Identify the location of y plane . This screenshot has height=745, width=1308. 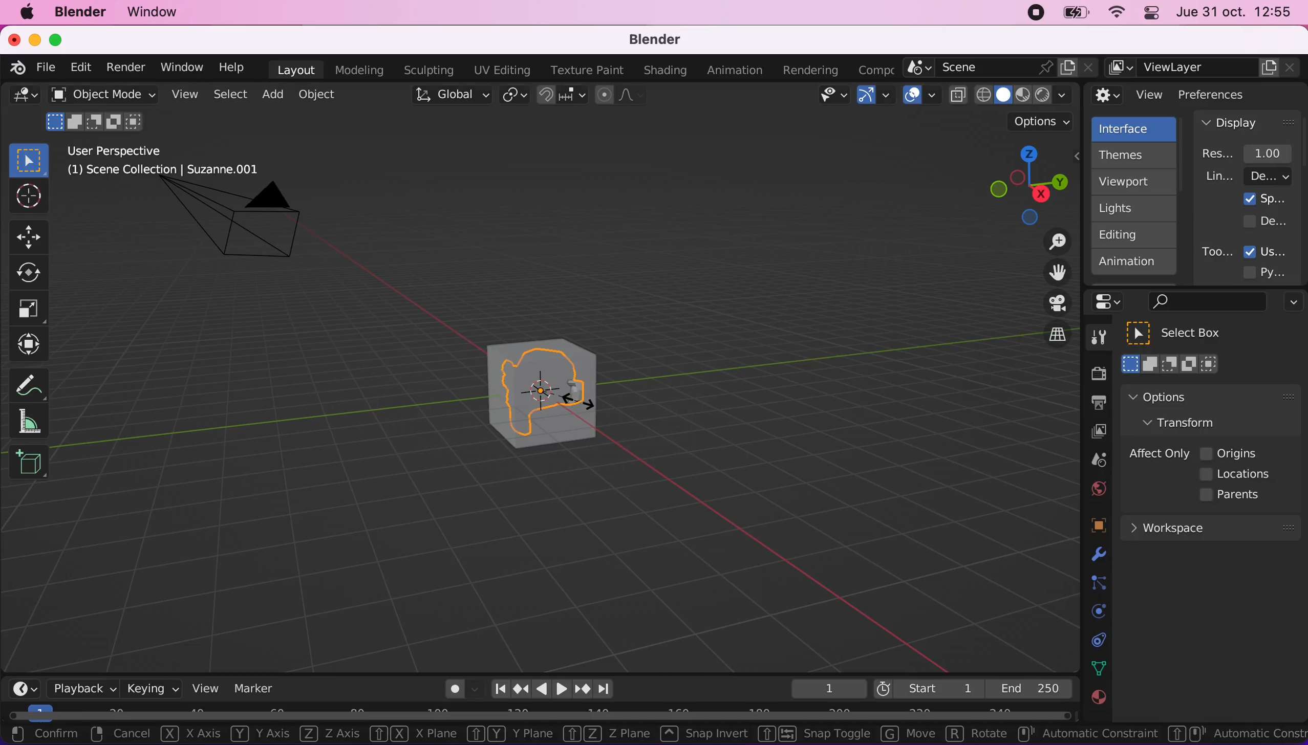
(505, 735).